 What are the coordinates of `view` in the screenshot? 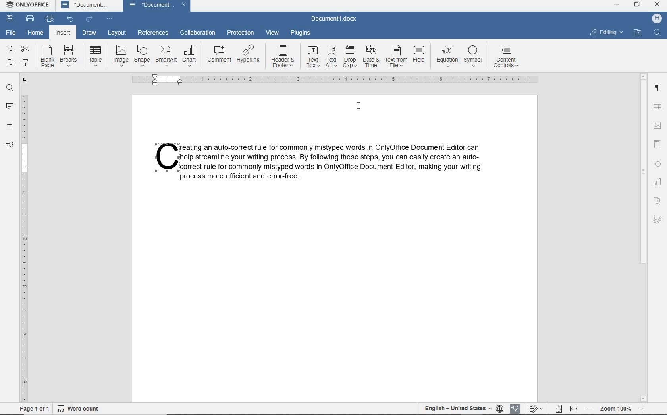 It's located at (273, 33).